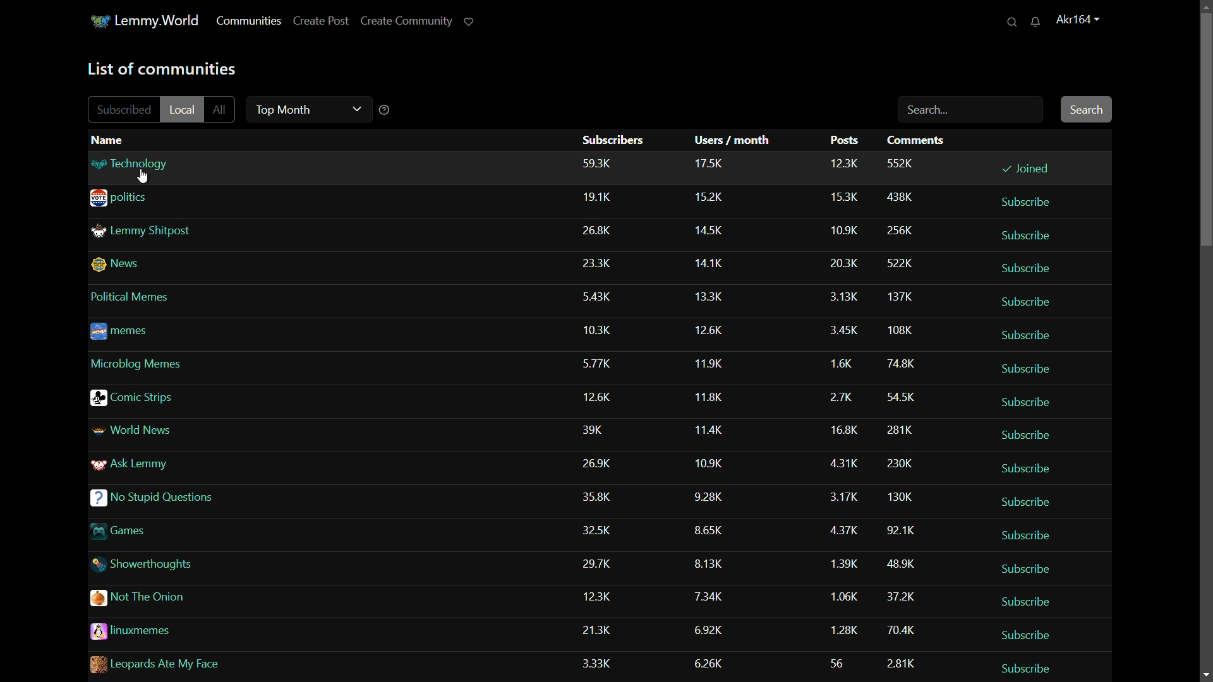 The height and width of the screenshot is (682, 1213). What do you see at coordinates (968, 112) in the screenshot?
I see `search bar` at bounding box center [968, 112].